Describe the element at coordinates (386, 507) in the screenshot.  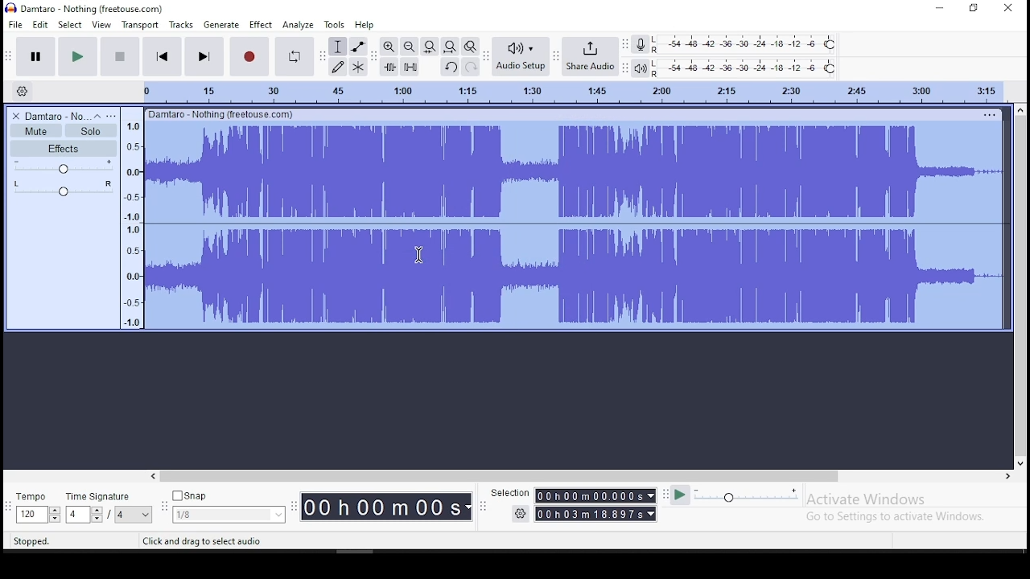
I see `time menu` at that location.